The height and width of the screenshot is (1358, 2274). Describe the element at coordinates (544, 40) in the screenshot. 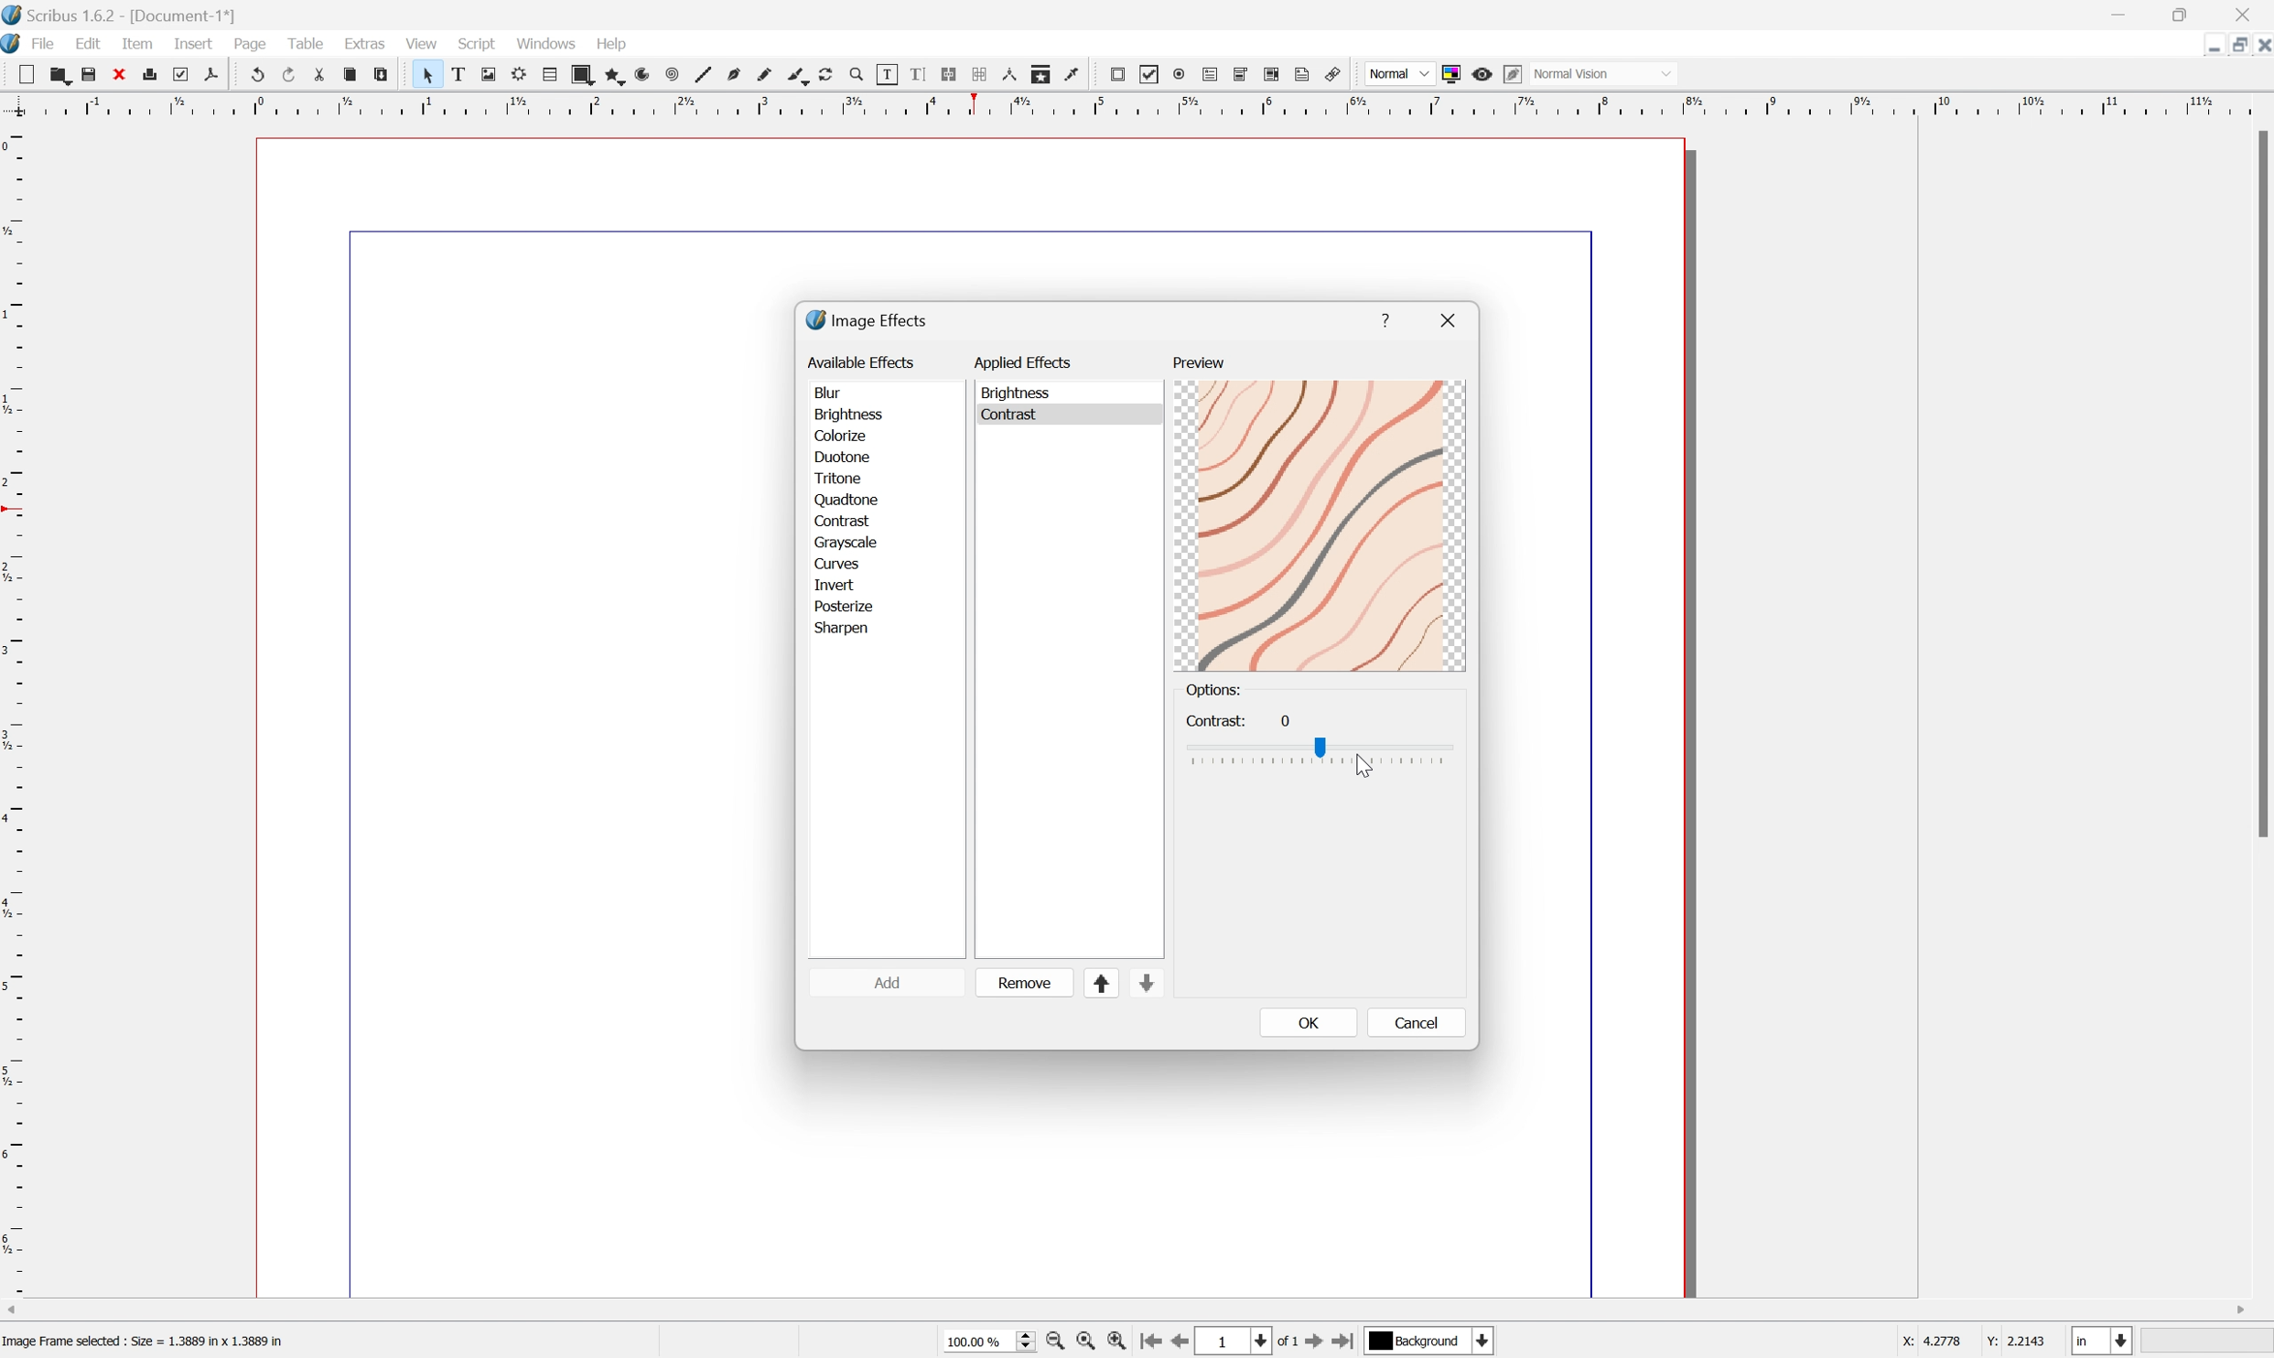

I see `Windows` at that location.